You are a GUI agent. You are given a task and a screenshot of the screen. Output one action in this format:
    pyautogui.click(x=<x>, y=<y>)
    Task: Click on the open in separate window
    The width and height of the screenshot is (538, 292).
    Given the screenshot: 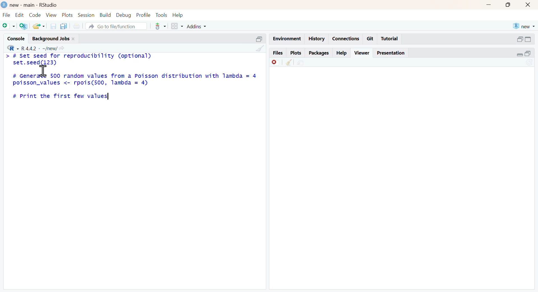 What is the action you would take?
    pyautogui.click(x=520, y=39)
    